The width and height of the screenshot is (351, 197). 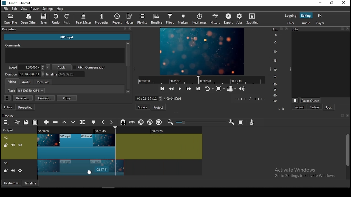 What do you see at coordinates (25, 74) in the screenshot?
I see `track duration` at bounding box center [25, 74].